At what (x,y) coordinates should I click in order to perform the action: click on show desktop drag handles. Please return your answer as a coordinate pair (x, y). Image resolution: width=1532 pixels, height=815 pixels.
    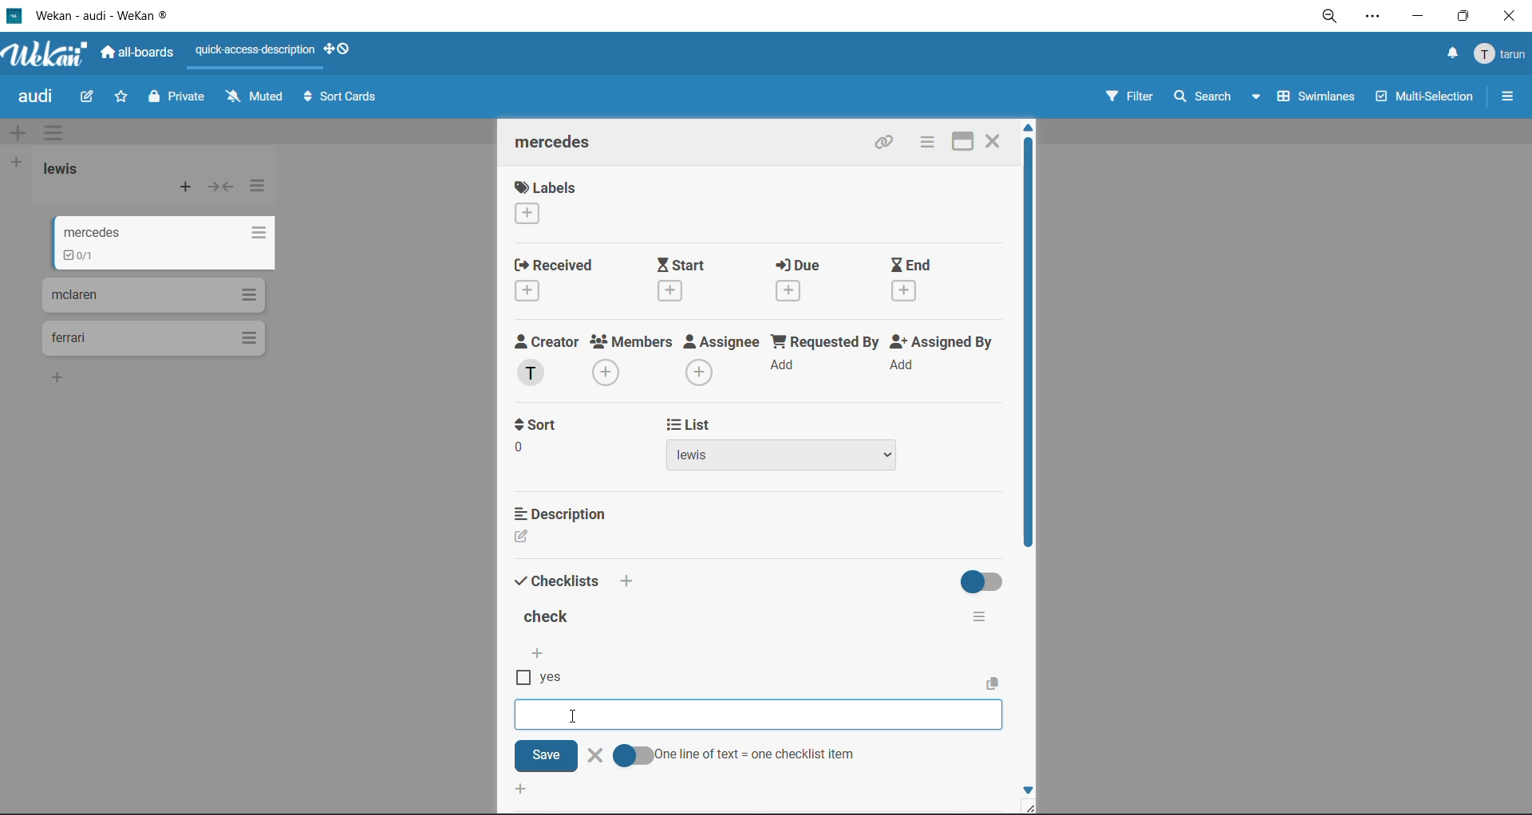
    Looking at the image, I should click on (344, 49).